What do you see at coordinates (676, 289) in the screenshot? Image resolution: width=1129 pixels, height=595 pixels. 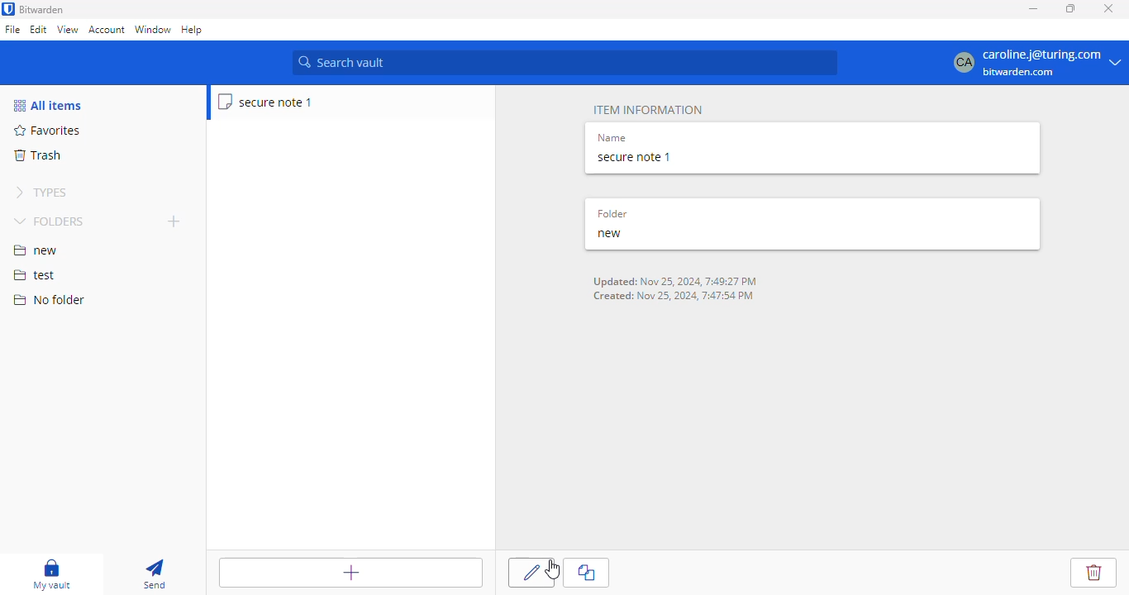 I see `updated and created date & time` at bounding box center [676, 289].